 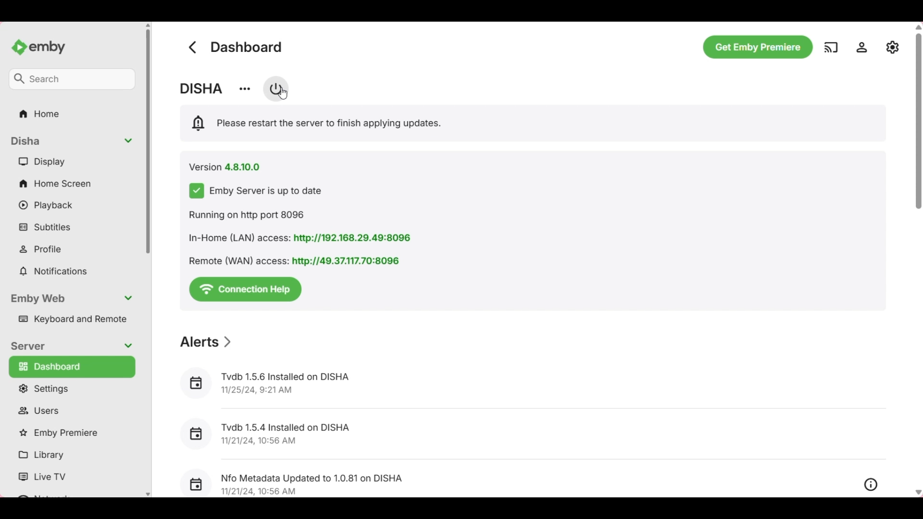 I want to click on Library, so click(x=70, y=455).